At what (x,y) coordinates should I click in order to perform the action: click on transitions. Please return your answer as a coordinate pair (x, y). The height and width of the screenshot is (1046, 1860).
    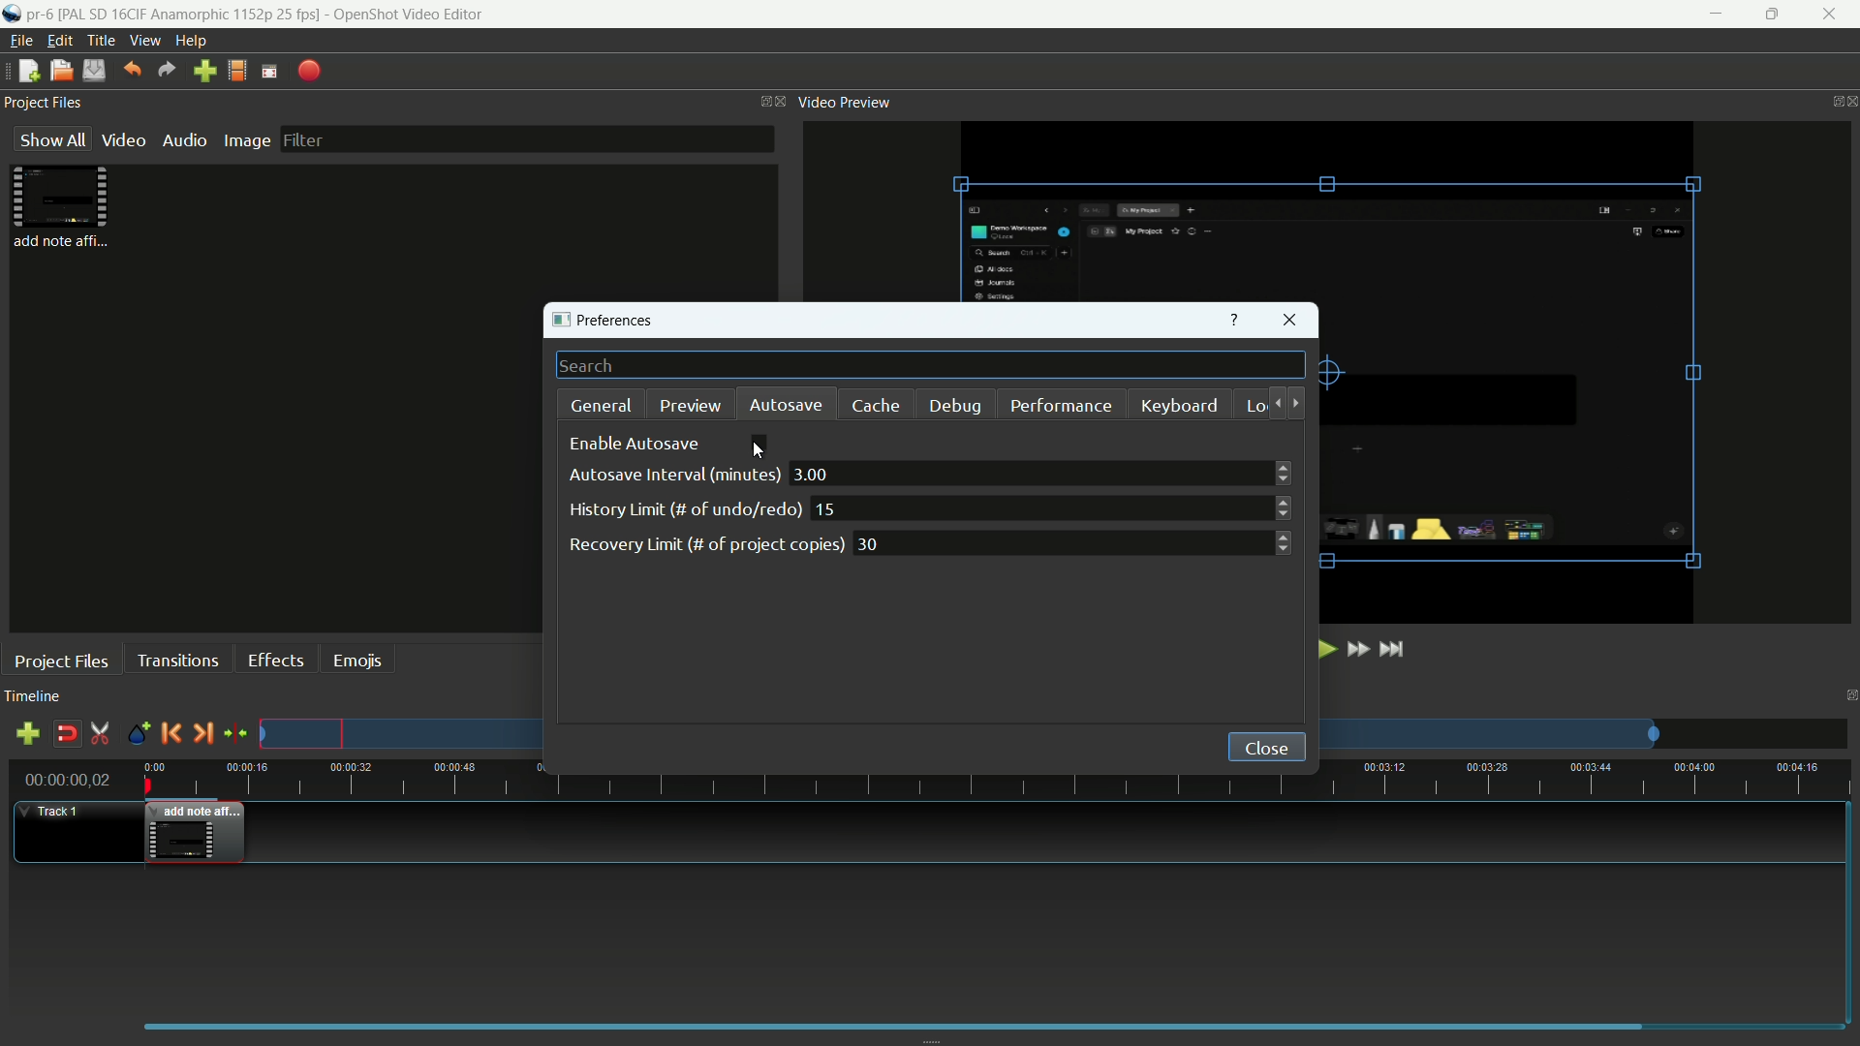
    Looking at the image, I should click on (177, 661).